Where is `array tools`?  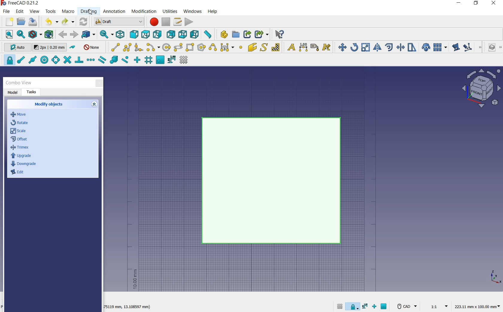 array tools is located at coordinates (440, 48).